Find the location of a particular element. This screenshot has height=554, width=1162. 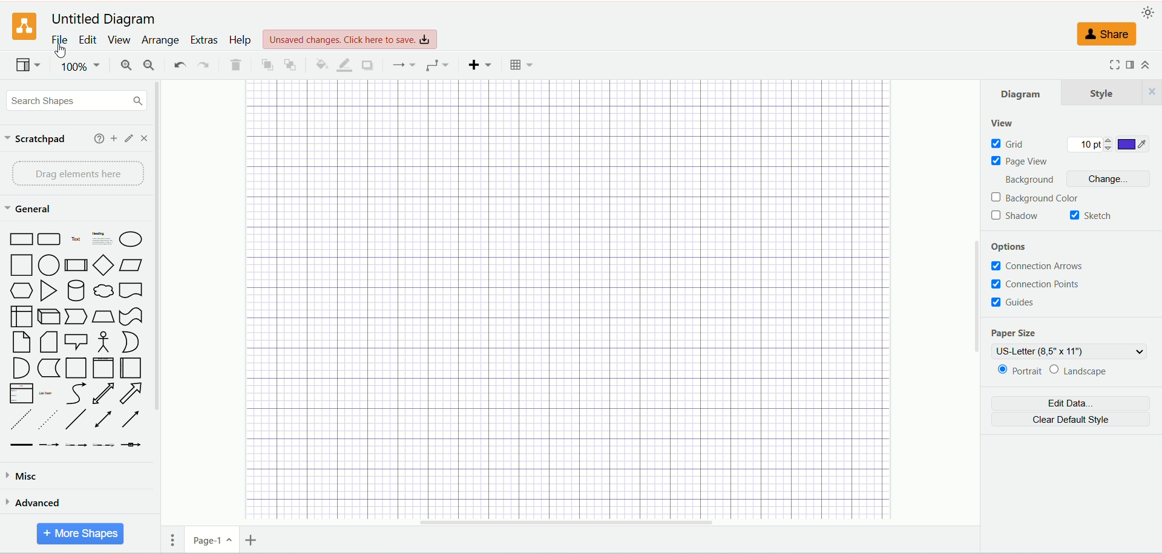

Stick Figure is located at coordinates (103, 342).